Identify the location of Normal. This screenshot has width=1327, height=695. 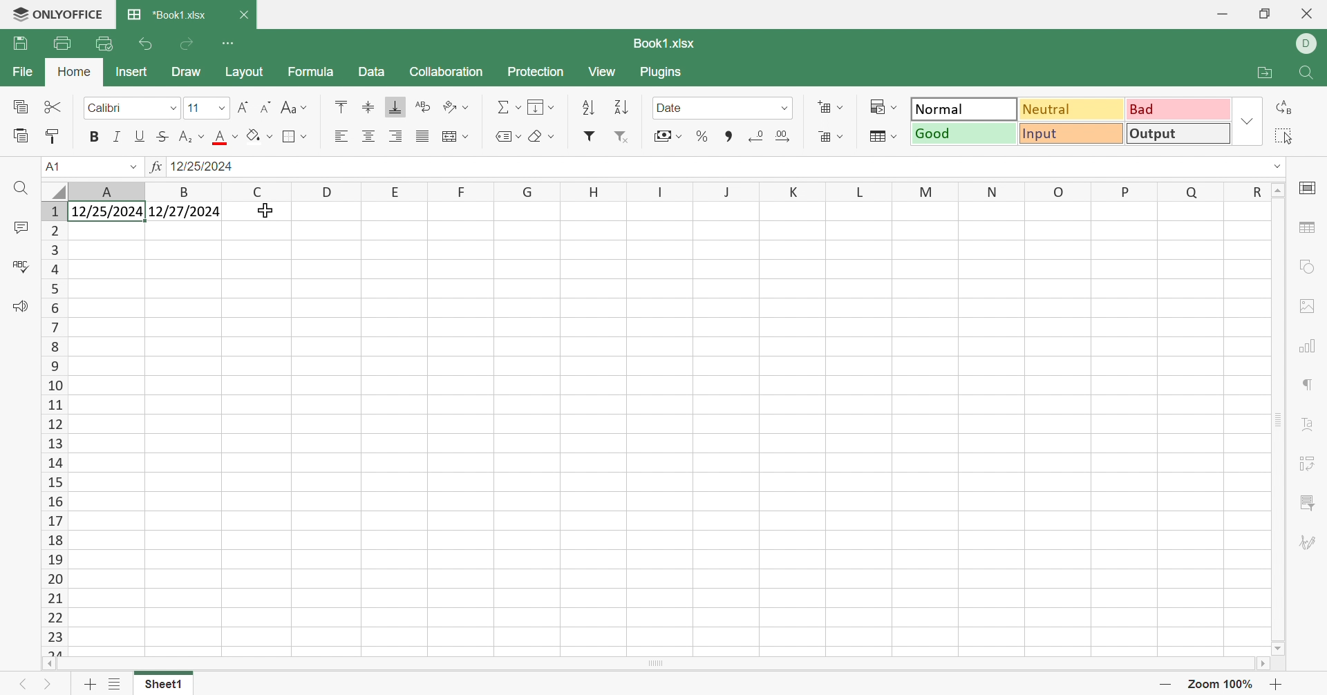
(964, 108).